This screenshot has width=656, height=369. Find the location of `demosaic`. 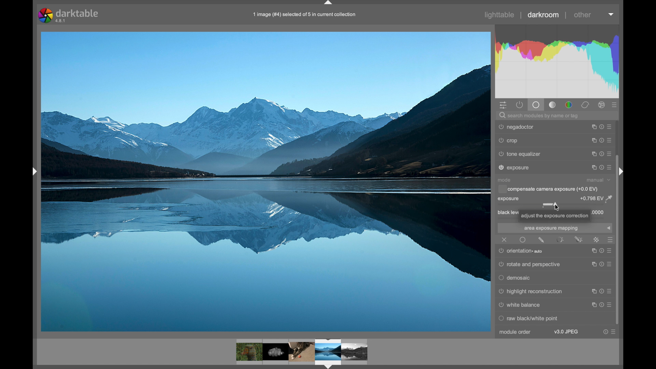

demosaic is located at coordinates (515, 278).